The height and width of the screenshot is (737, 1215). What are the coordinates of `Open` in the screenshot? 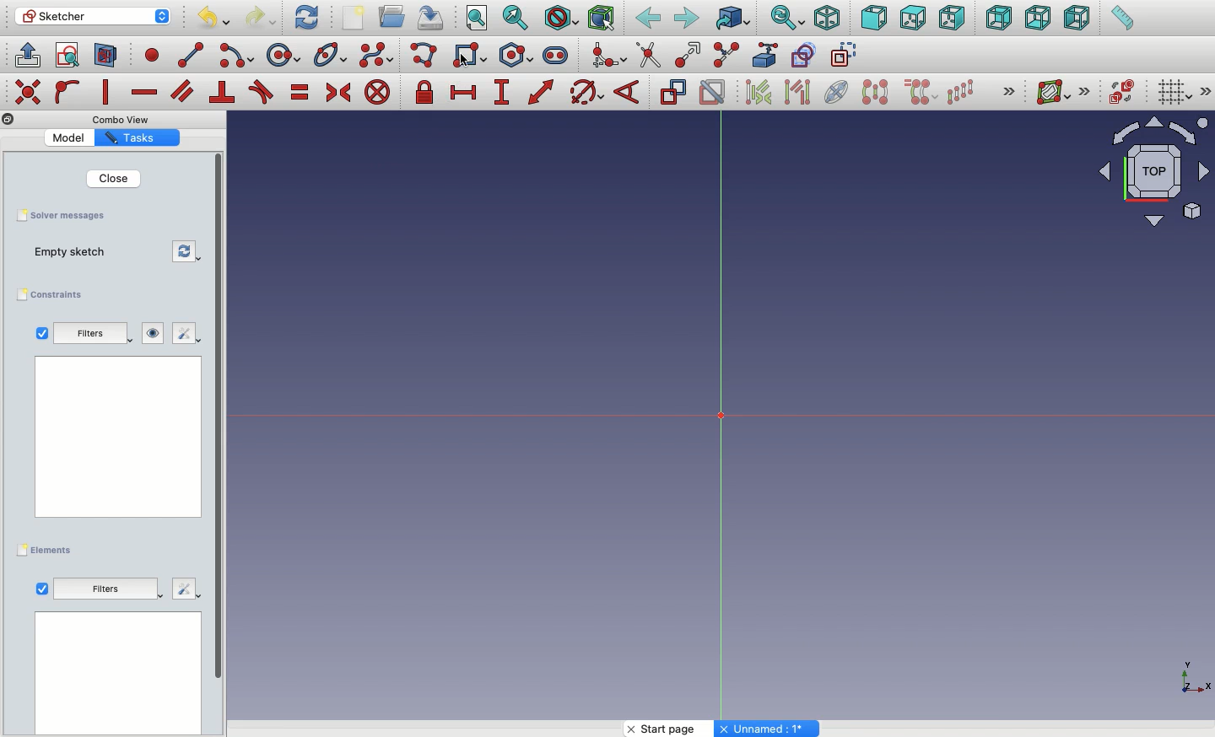 It's located at (394, 17).